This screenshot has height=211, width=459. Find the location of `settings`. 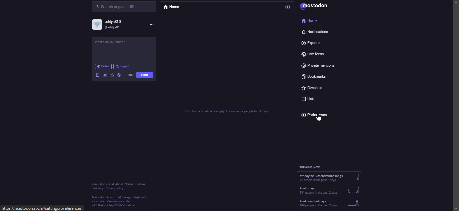

settings is located at coordinates (288, 8).